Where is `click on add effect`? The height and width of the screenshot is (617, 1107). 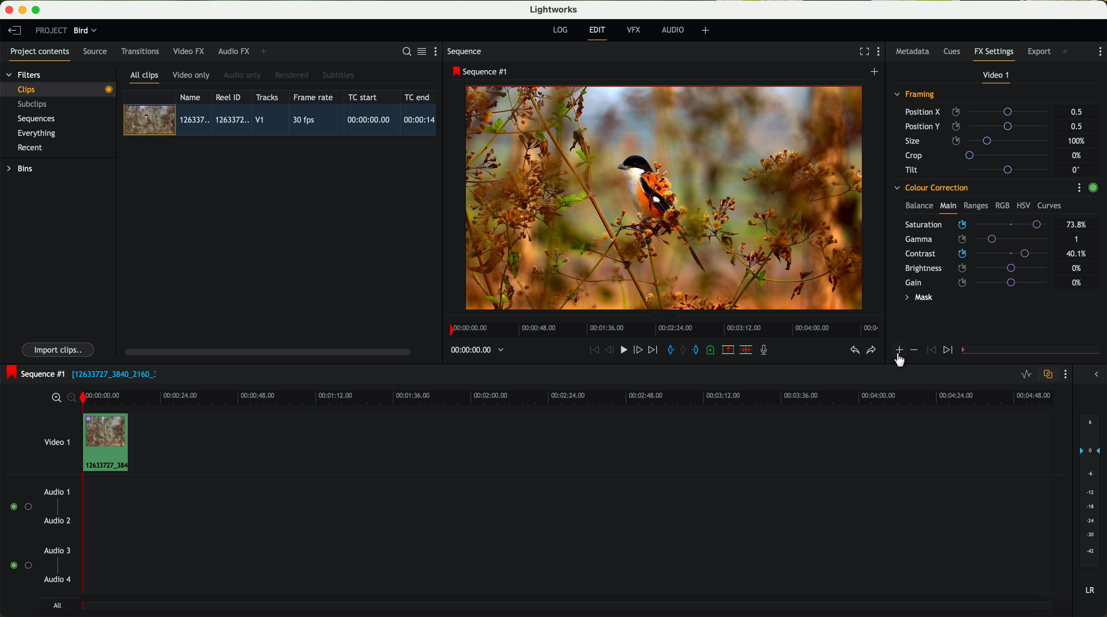 click on add effect is located at coordinates (899, 357).